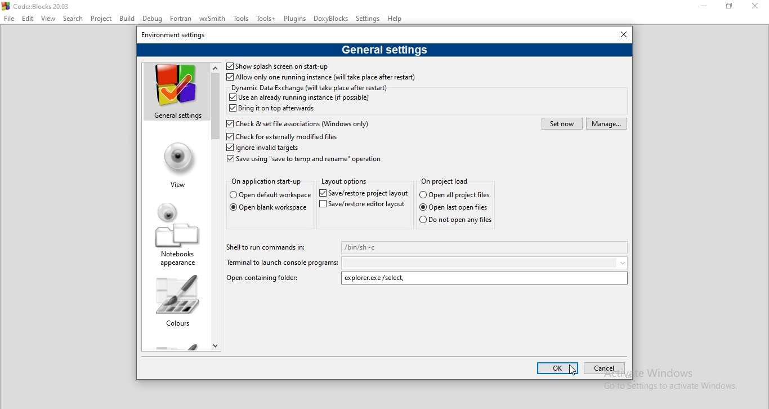 The image size is (769, 409). Describe the element at coordinates (266, 181) in the screenshot. I see `On application start-up` at that location.